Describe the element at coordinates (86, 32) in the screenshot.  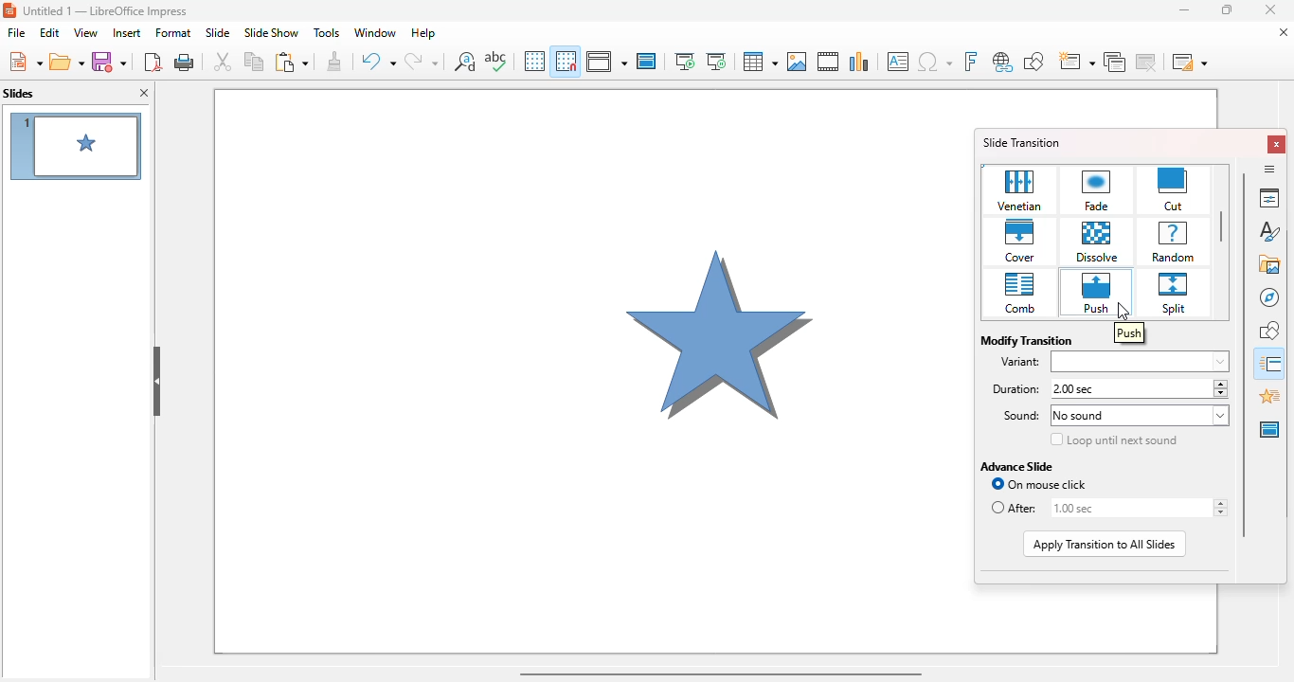
I see `view` at that location.